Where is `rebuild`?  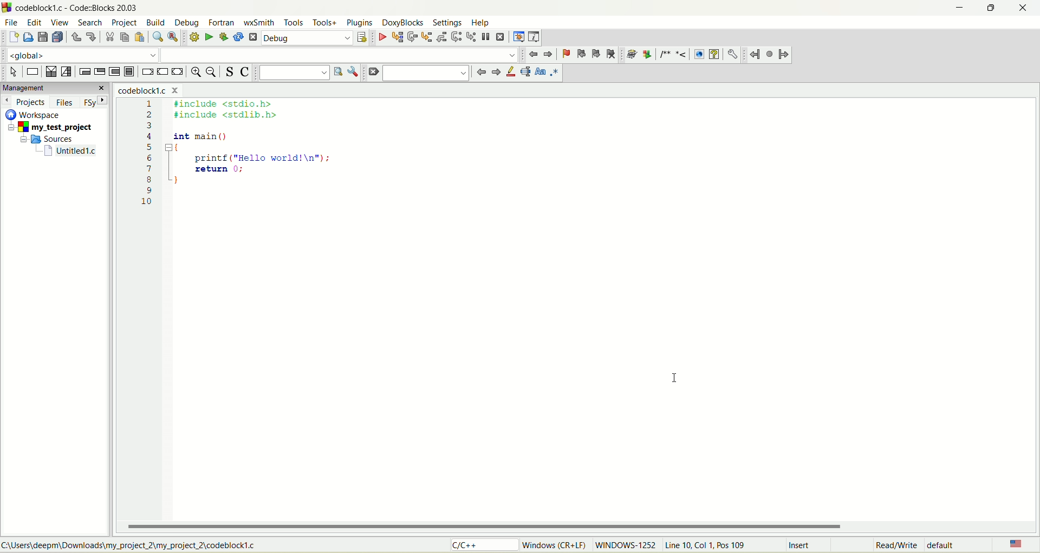 rebuild is located at coordinates (238, 38).